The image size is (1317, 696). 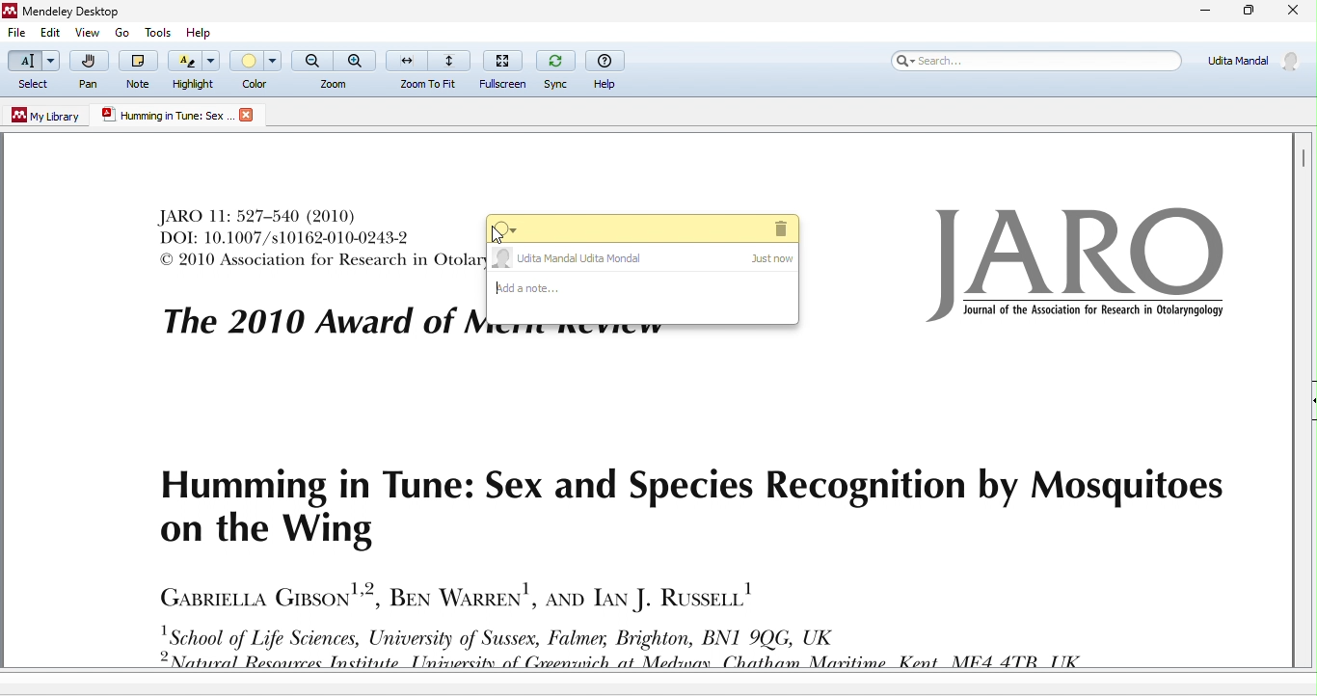 I want to click on view, so click(x=88, y=33).